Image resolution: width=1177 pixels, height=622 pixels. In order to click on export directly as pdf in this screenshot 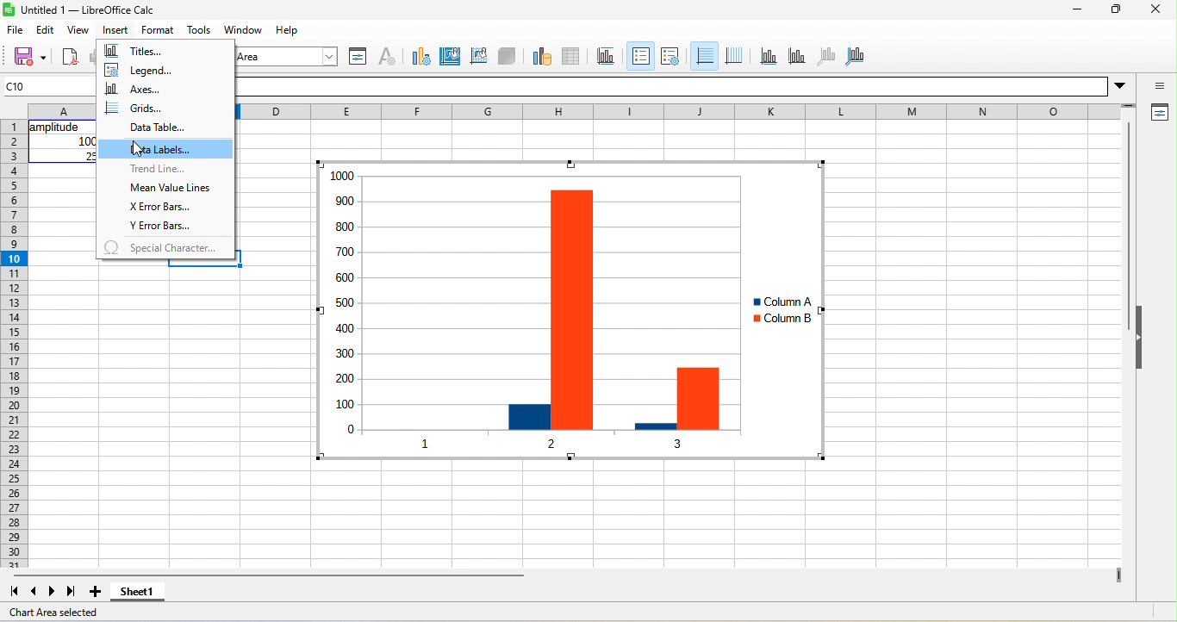, I will do `click(70, 58)`.